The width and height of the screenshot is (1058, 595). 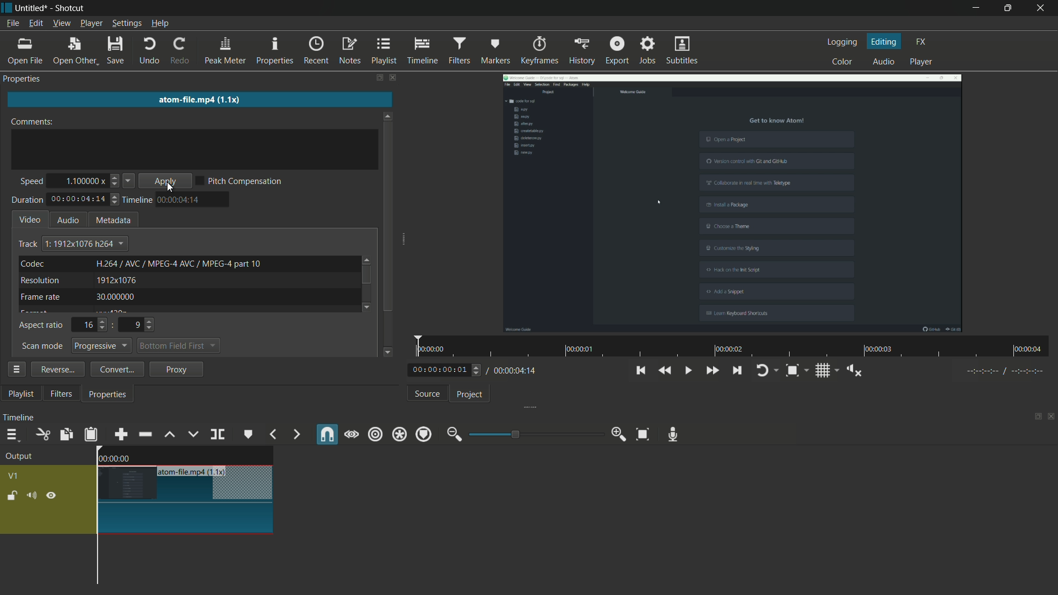 I want to click on 30, so click(x=118, y=298).